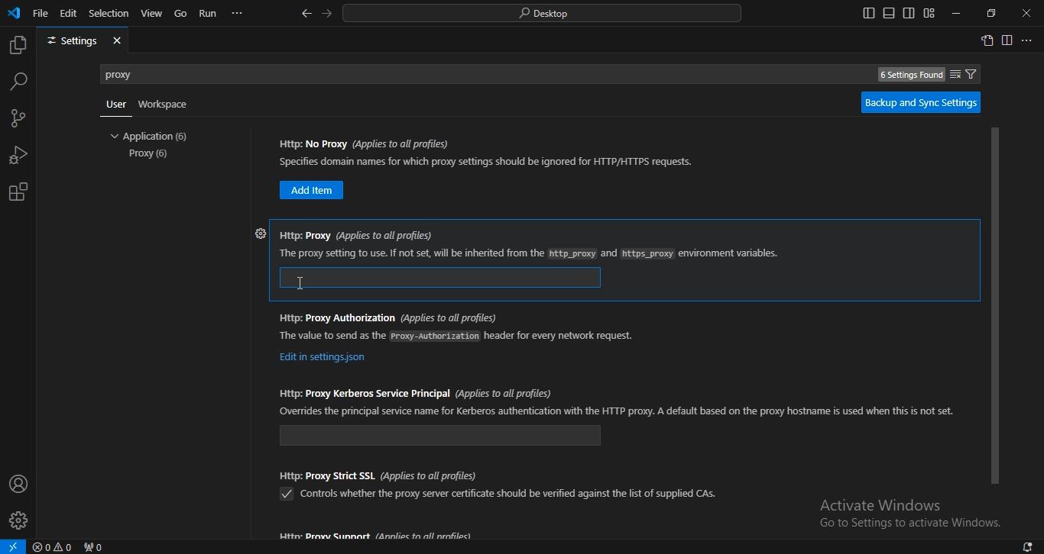  I want to click on icon, so click(15, 14).